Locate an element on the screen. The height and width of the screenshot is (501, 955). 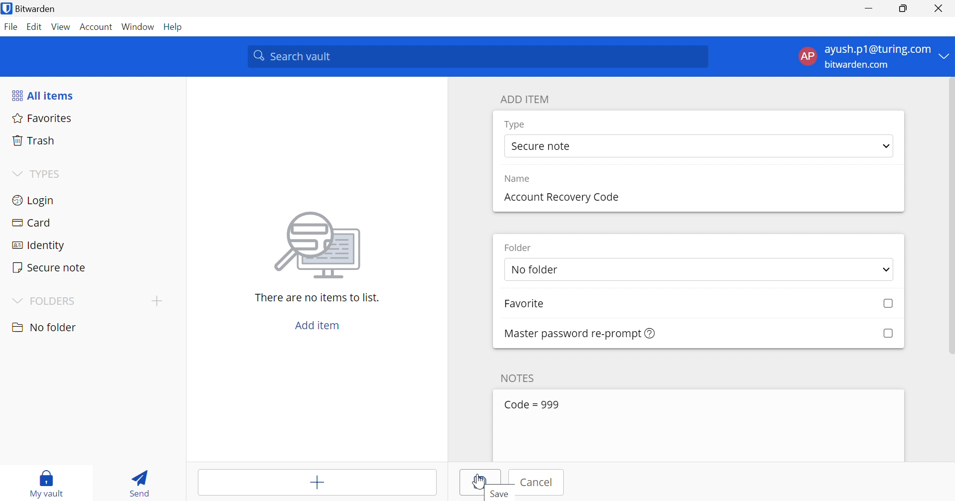
TYPES is located at coordinates (48, 175).